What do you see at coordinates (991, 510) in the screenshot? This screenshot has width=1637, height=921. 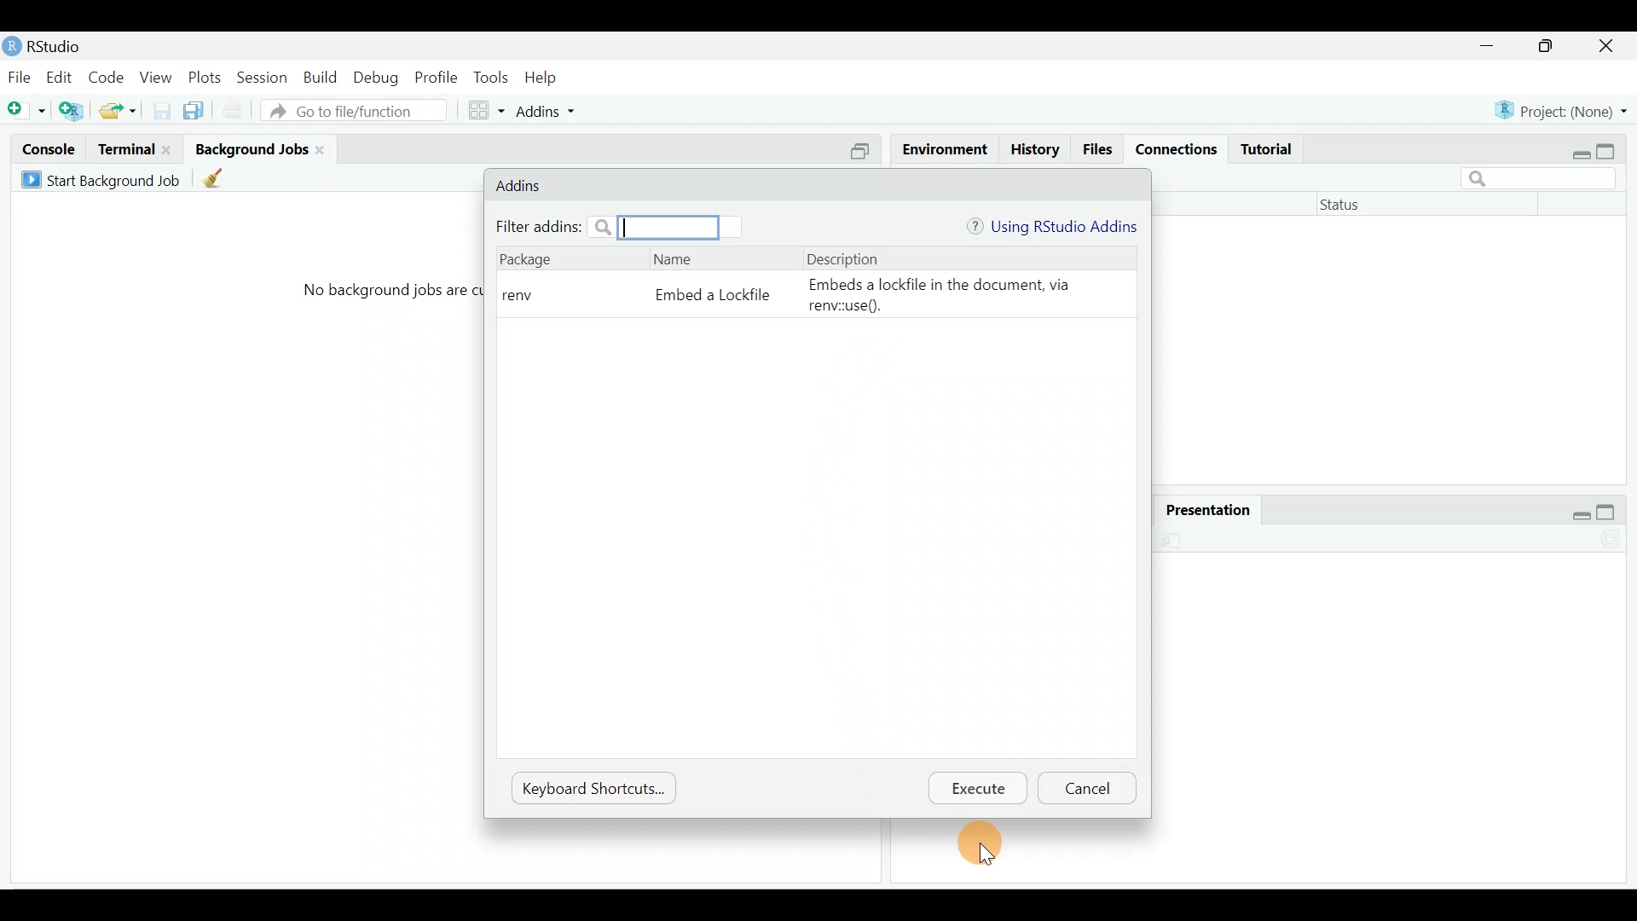 I see `Packages` at bounding box center [991, 510].